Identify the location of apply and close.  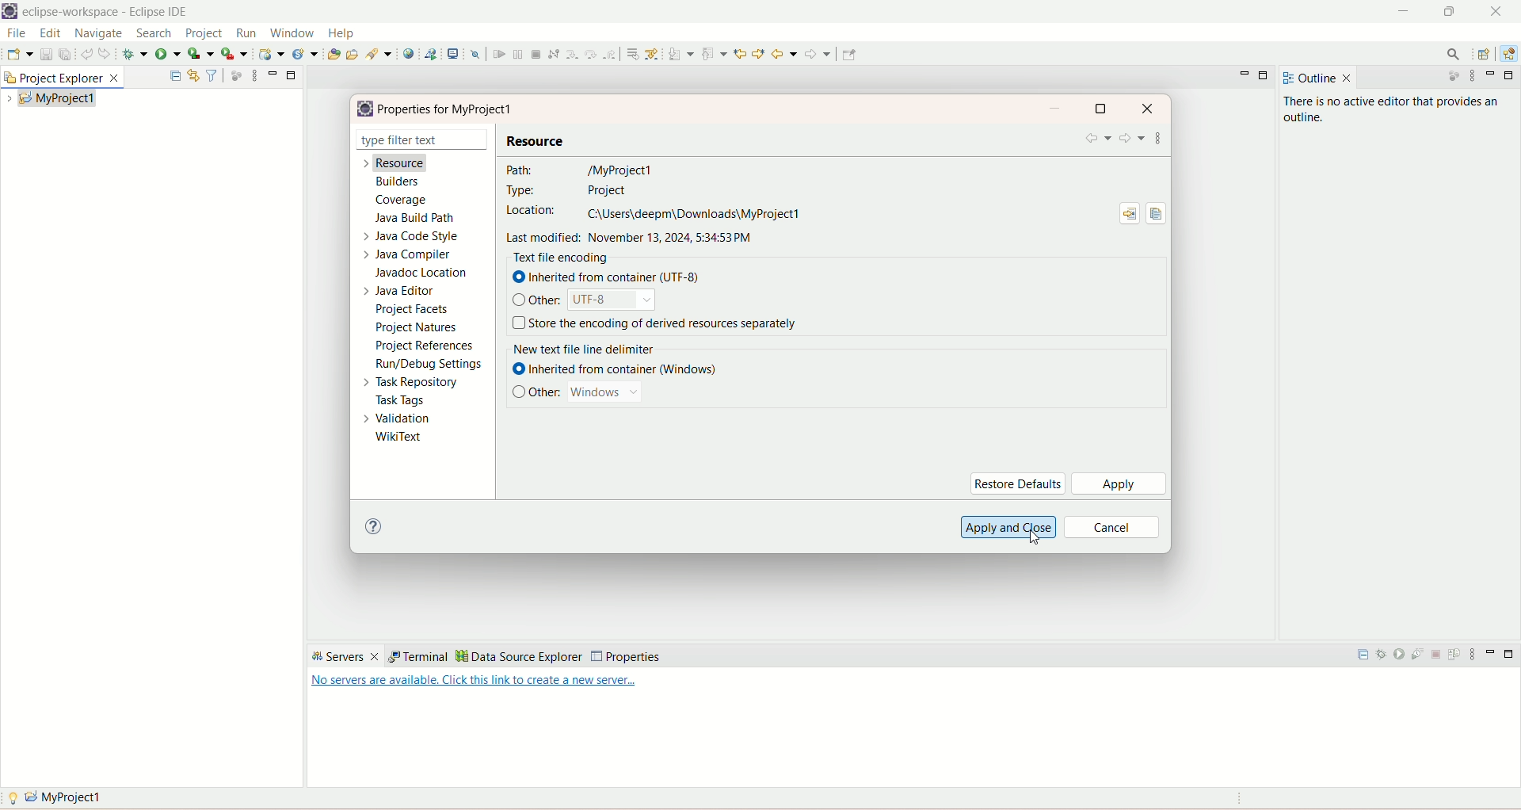
(1007, 526).